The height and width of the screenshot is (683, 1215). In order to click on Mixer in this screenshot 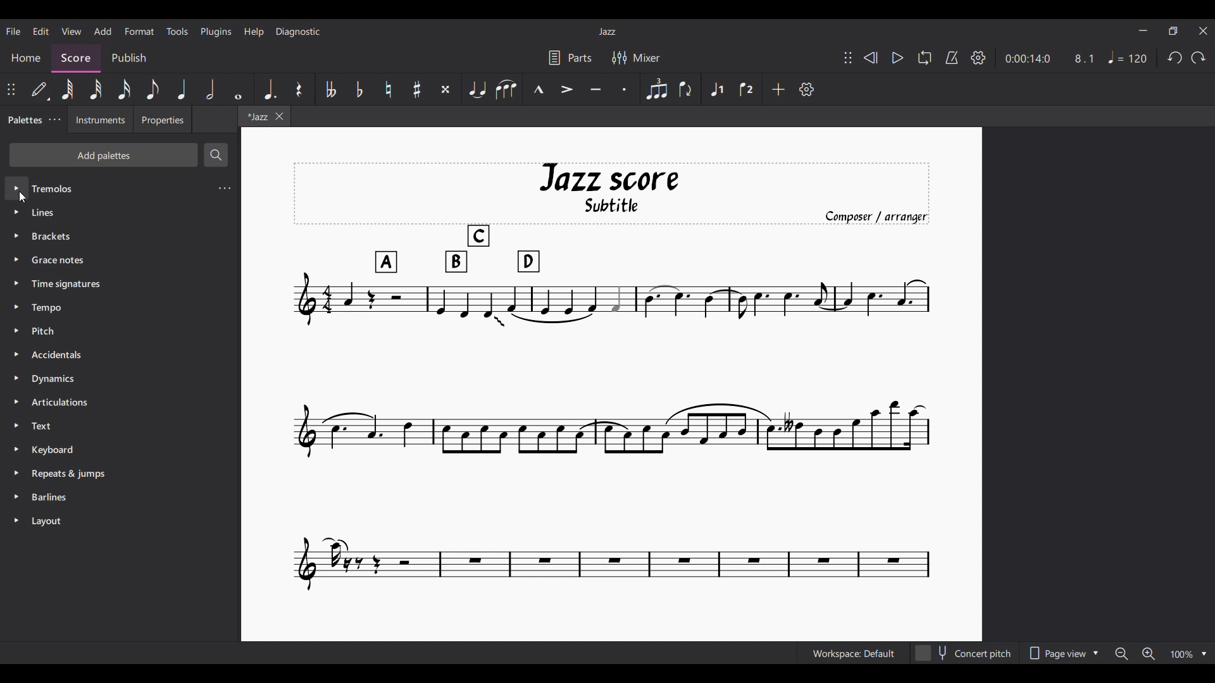, I will do `click(636, 58)`.